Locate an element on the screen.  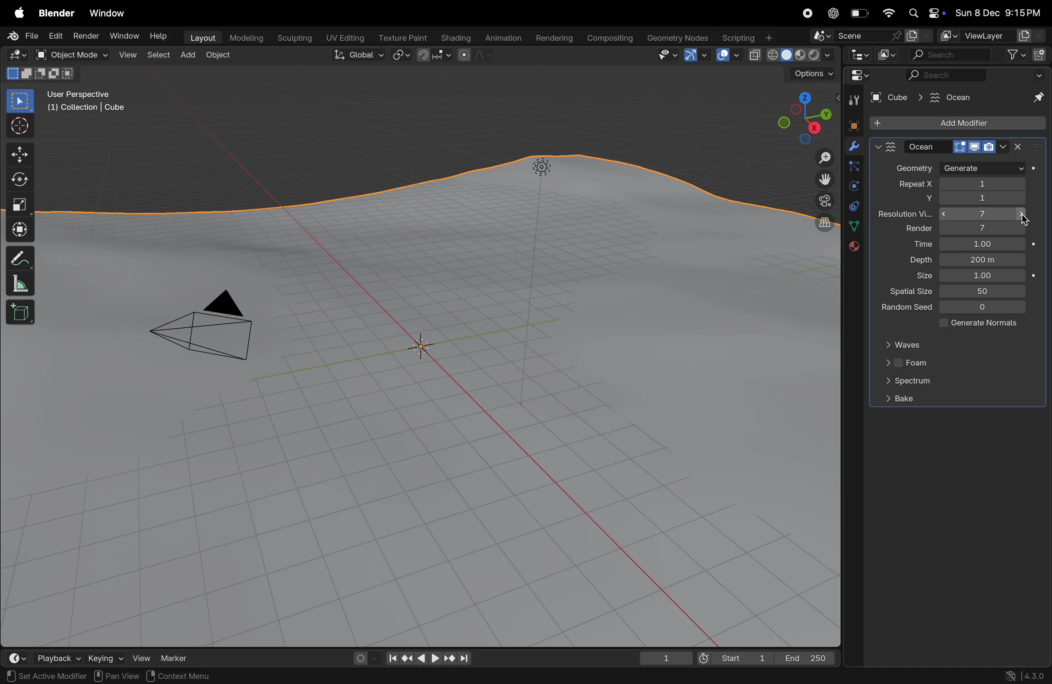
measure  is located at coordinates (20, 285).